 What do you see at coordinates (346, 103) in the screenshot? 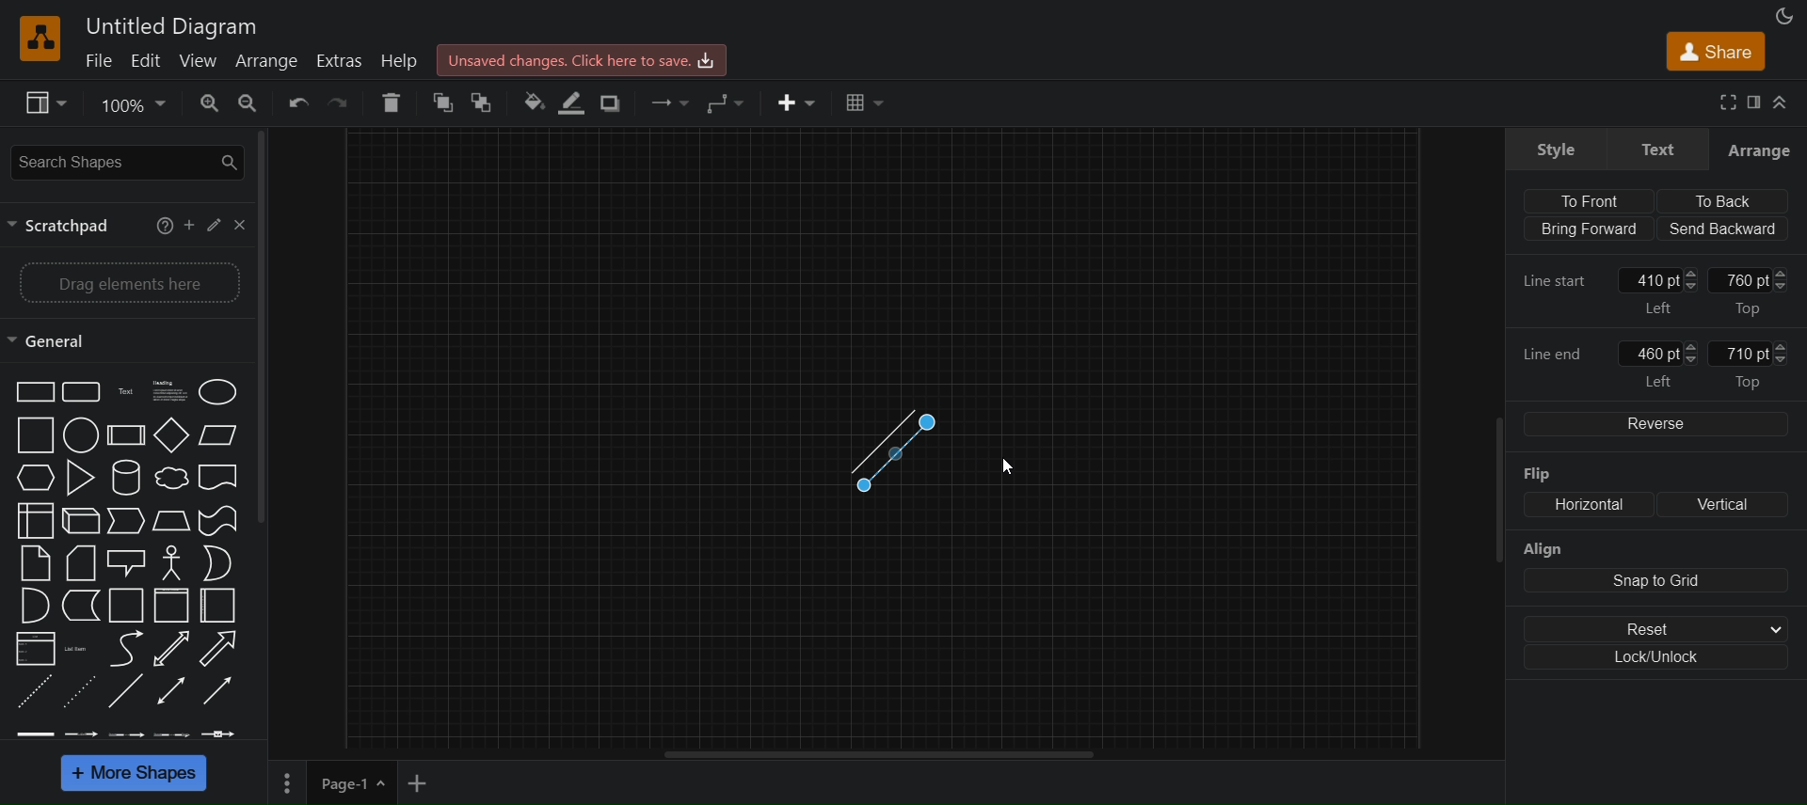
I see `redo` at bounding box center [346, 103].